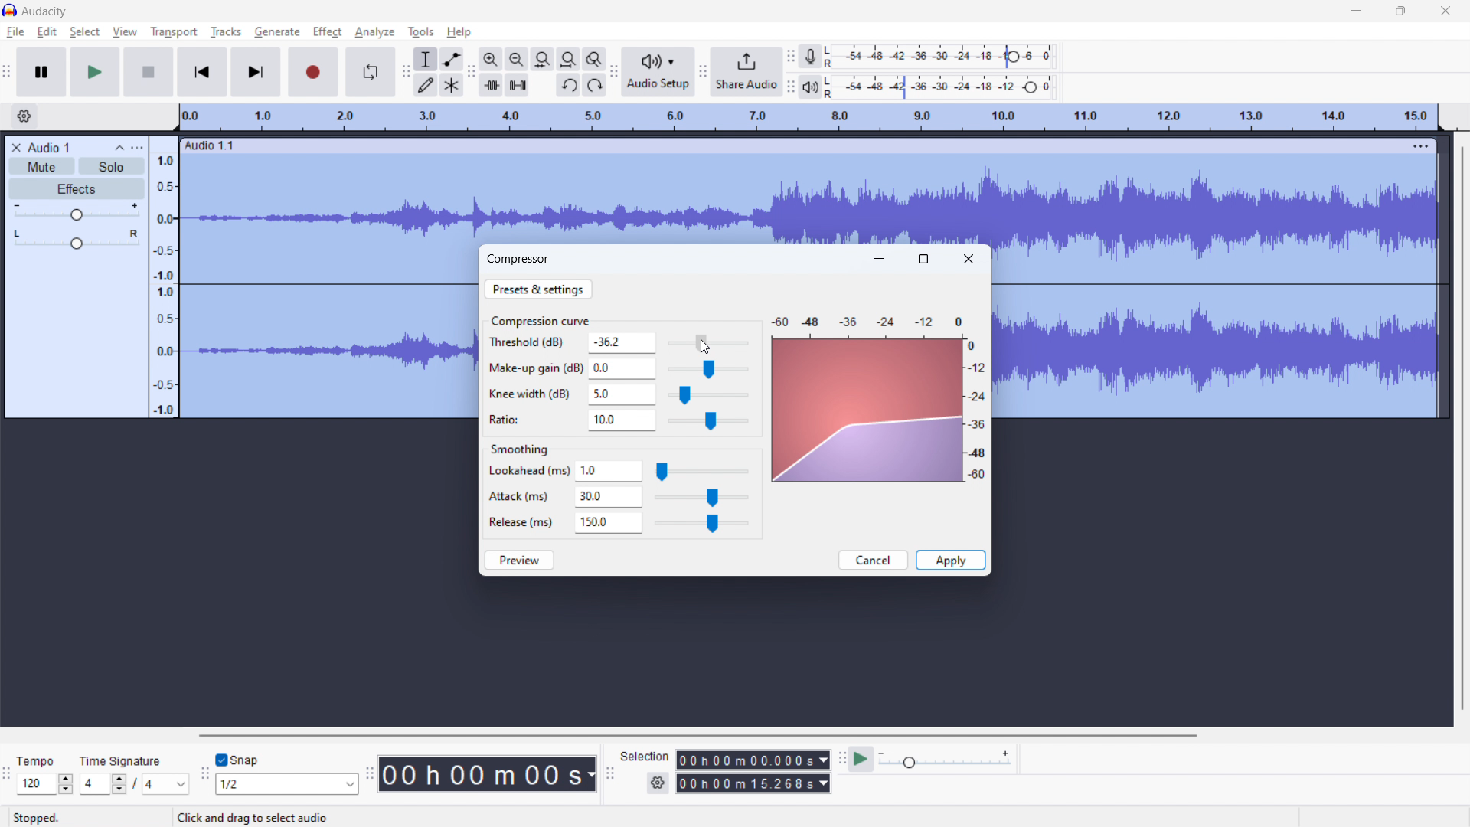 The image size is (1470, 827). What do you see at coordinates (880, 258) in the screenshot?
I see `minimize` at bounding box center [880, 258].